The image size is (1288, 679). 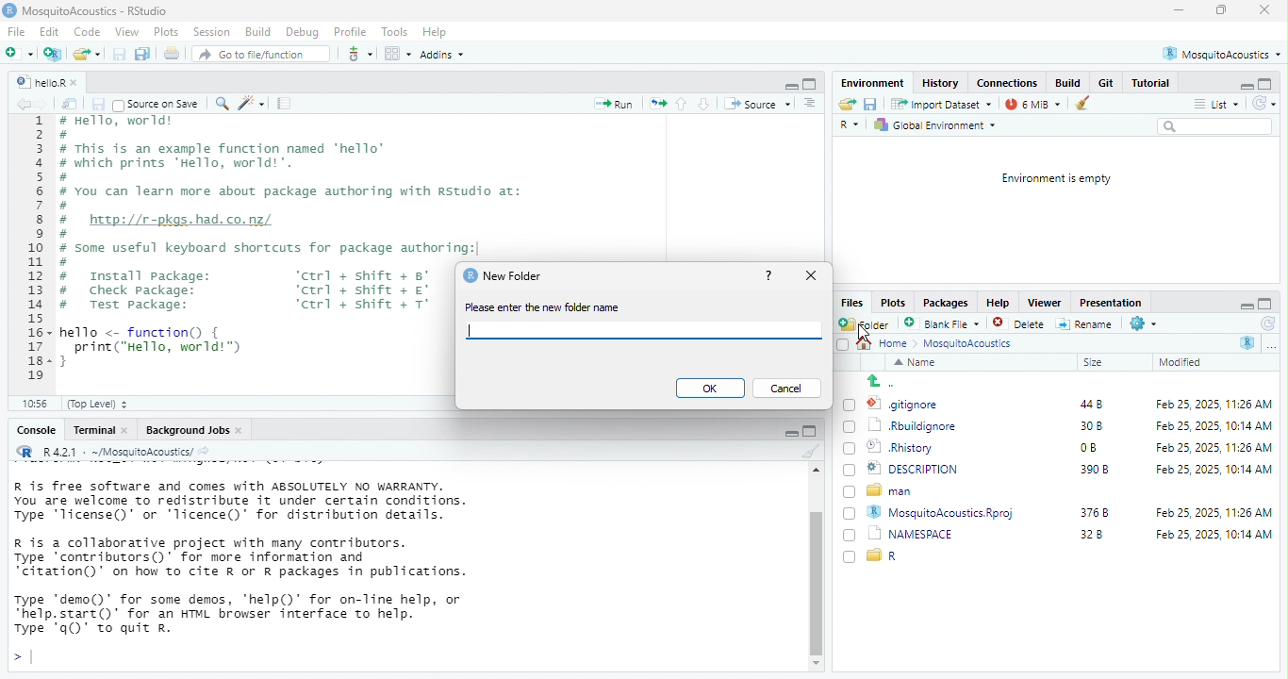 What do you see at coordinates (1245, 304) in the screenshot?
I see `hide r script` at bounding box center [1245, 304].